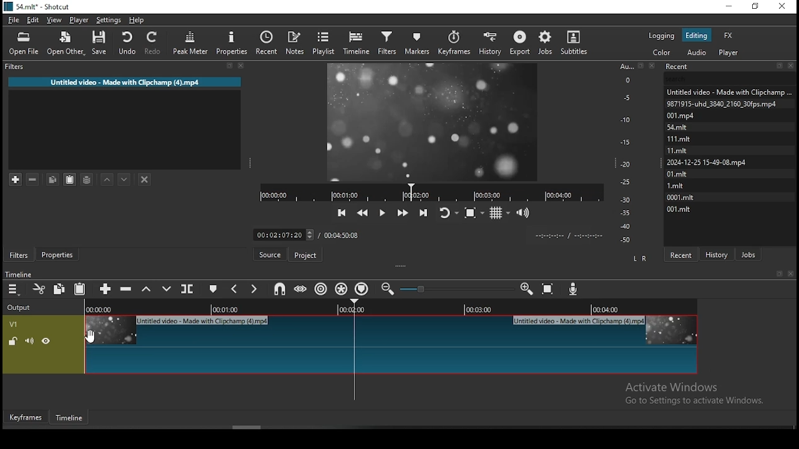 This screenshot has height=449, width=799. I want to click on toggle zoom, so click(474, 214).